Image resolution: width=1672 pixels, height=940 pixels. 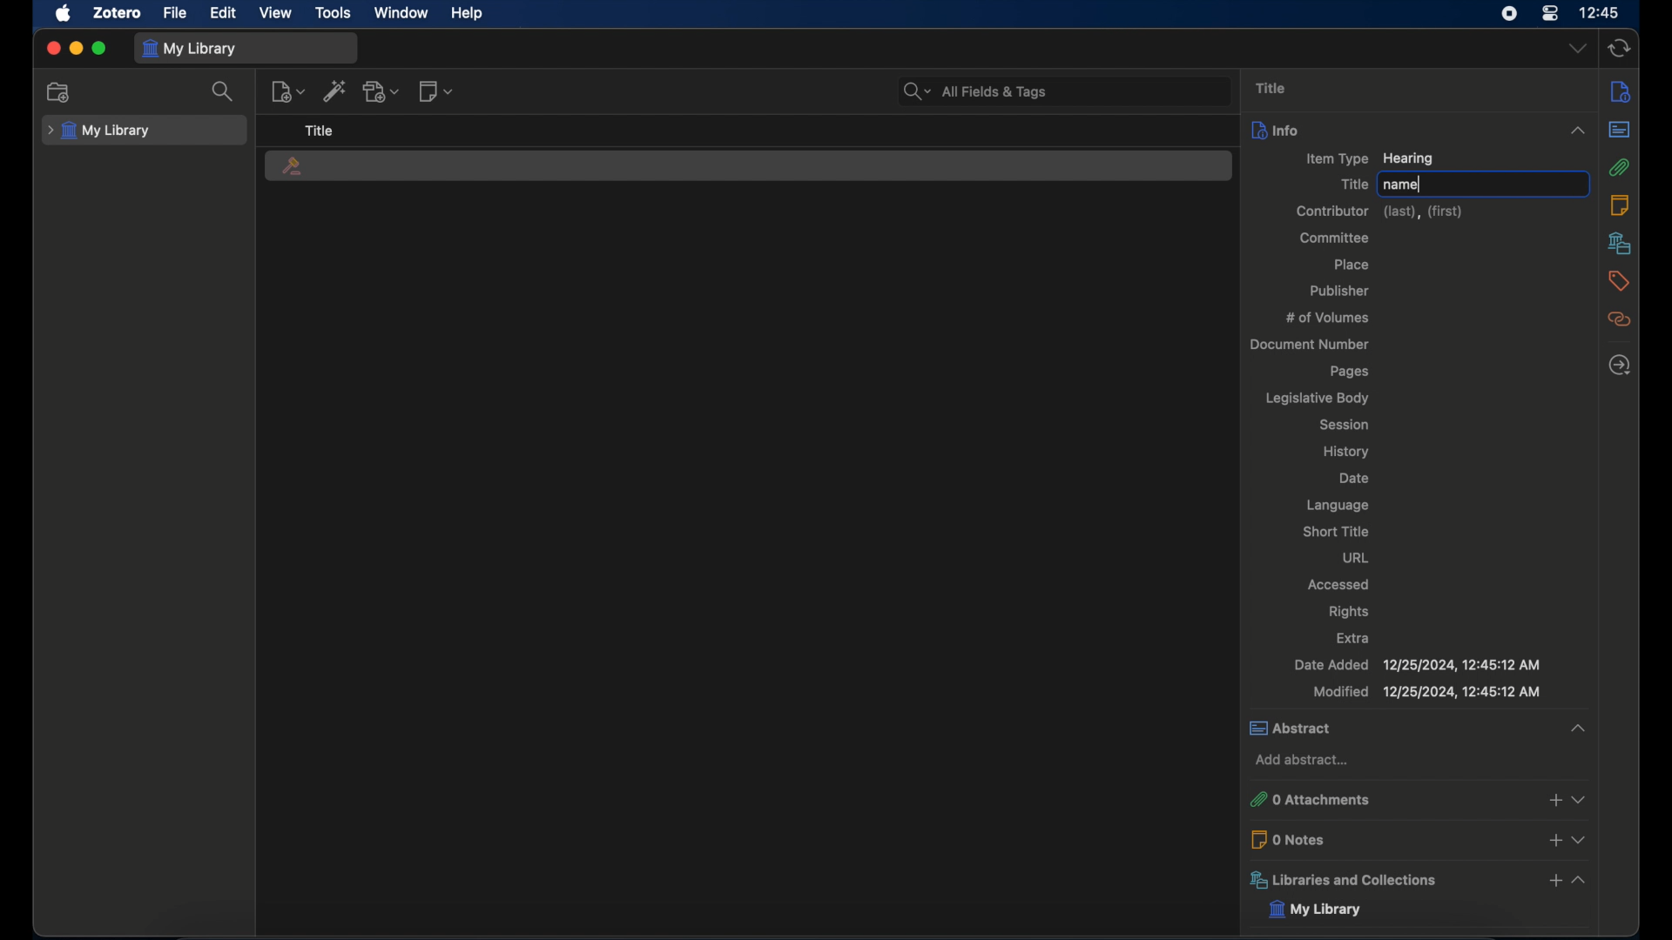 What do you see at coordinates (1620, 281) in the screenshot?
I see `tags` at bounding box center [1620, 281].